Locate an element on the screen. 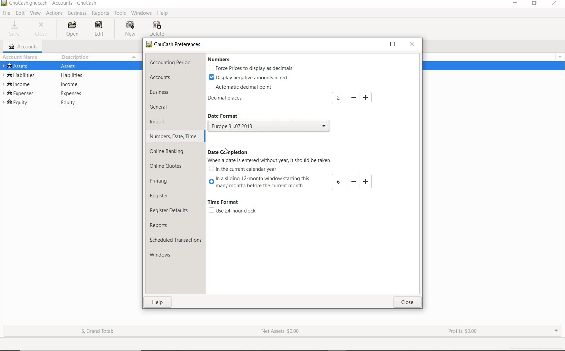  Europe date format is located at coordinates (271, 126).